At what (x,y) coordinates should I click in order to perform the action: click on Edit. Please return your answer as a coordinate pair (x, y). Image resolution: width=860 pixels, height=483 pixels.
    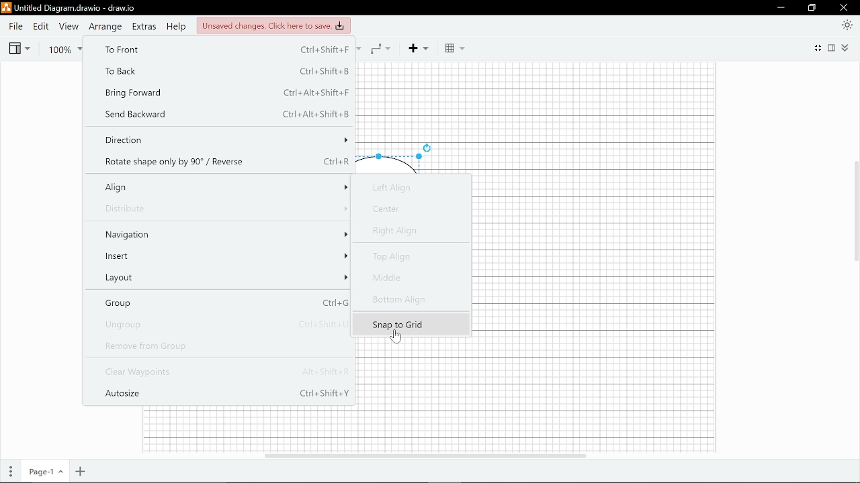
    Looking at the image, I should click on (41, 26).